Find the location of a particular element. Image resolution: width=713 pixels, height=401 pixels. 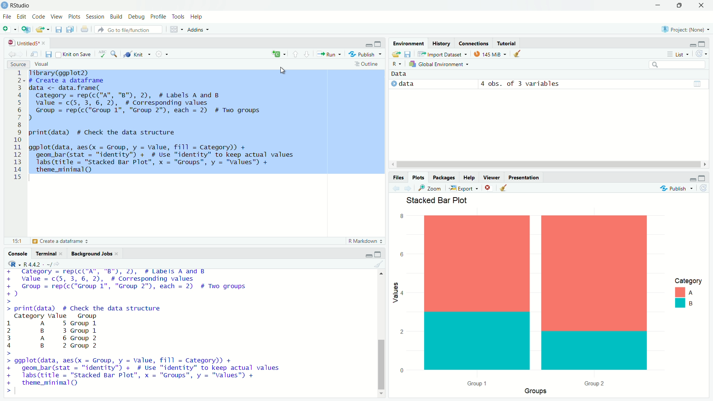

Find/Replace is located at coordinates (114, 53).